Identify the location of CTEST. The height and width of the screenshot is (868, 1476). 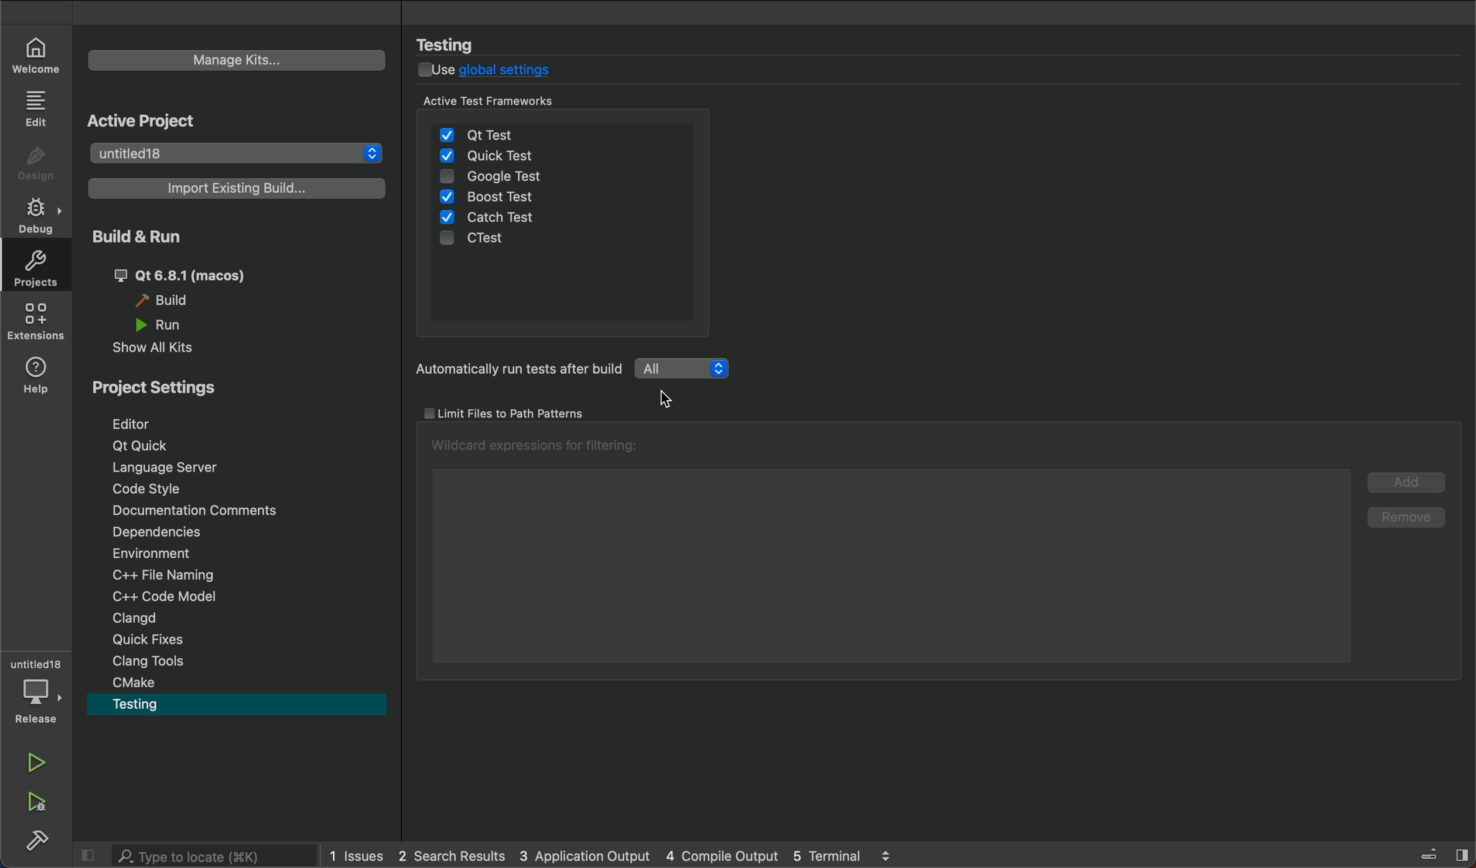
(484, 241).